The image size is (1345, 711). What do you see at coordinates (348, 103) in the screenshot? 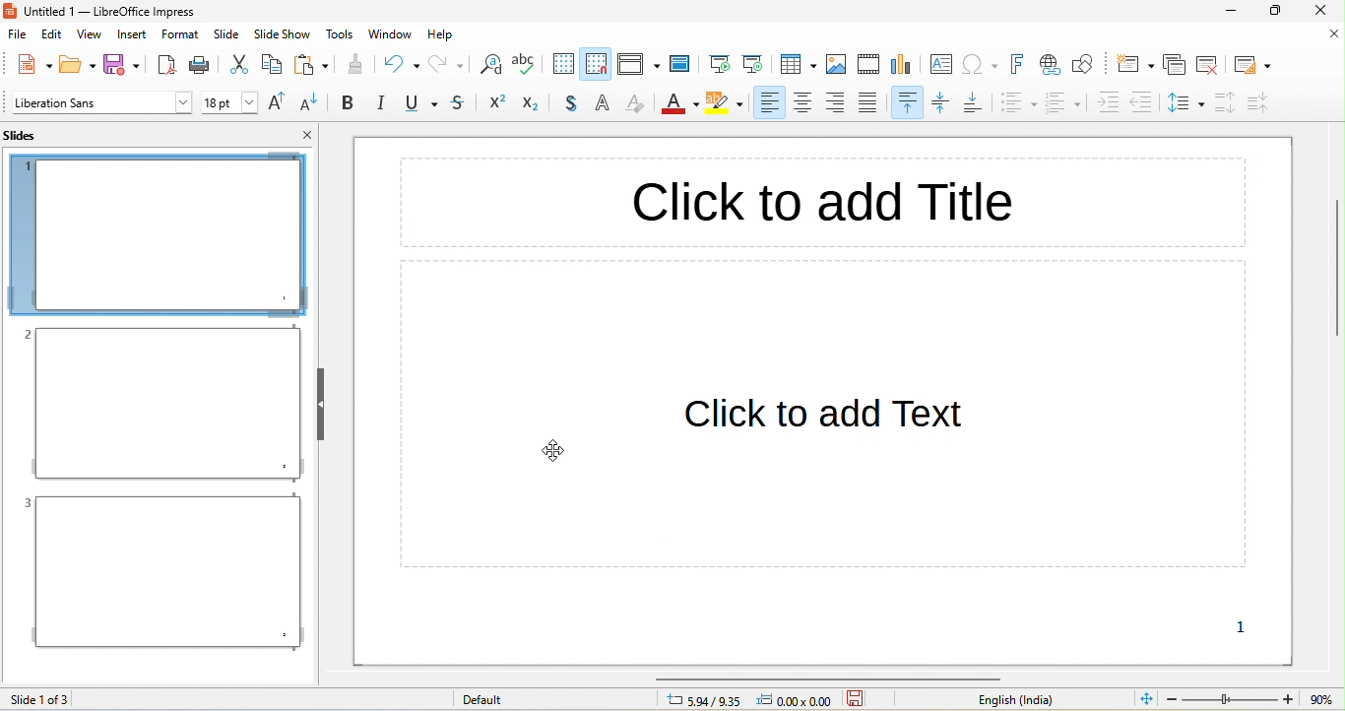
I see `bold` at bounding box center [348, 103].